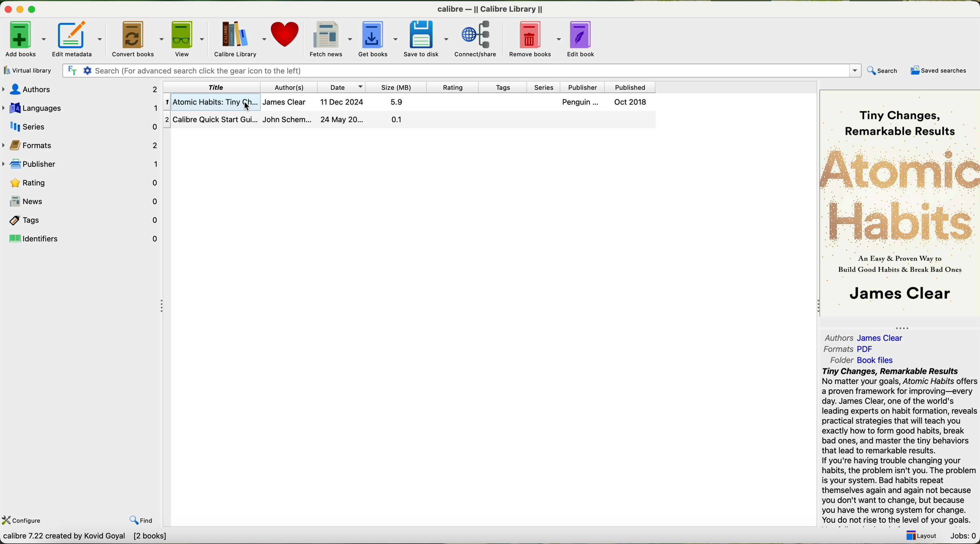 Image resolution: width=980 pixels, height=544 pixels. I want to click on author(s), so click(288, 87).